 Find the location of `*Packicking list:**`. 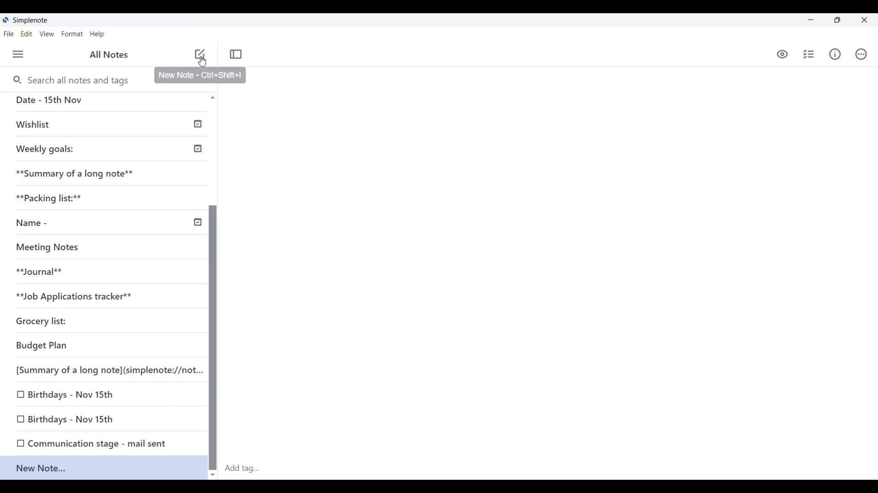

*Packicking list:** is located at coordinates (50, 199).